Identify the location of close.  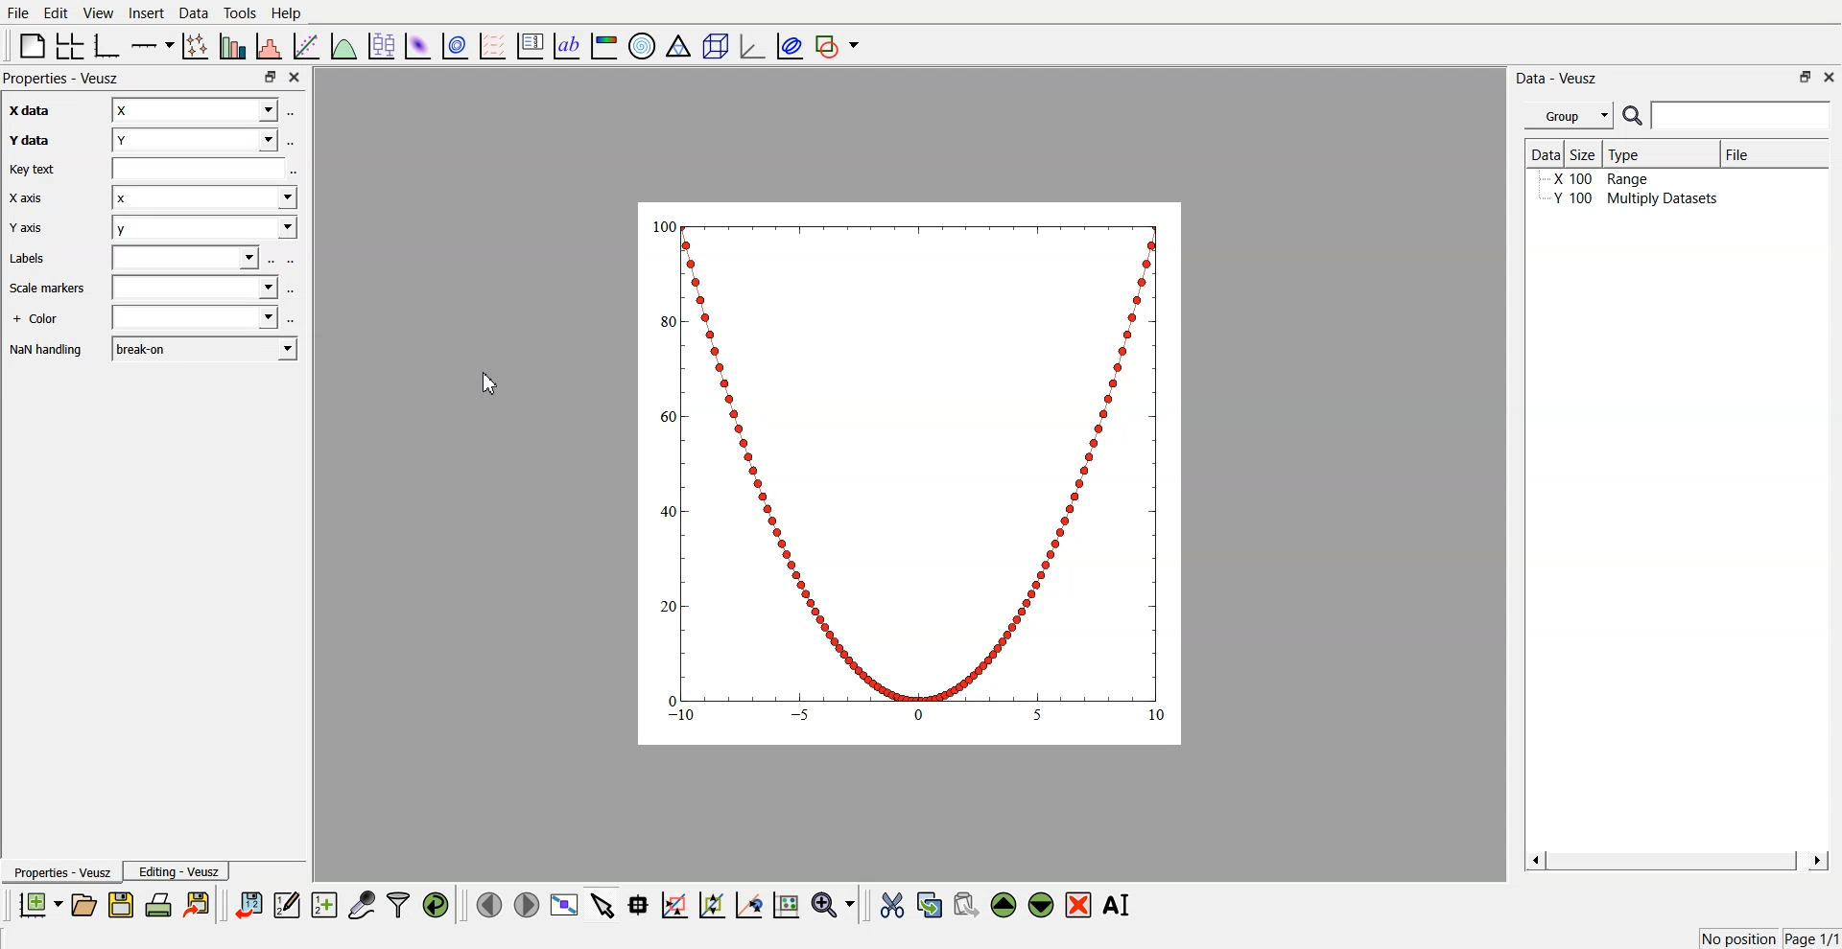
(295, 78).